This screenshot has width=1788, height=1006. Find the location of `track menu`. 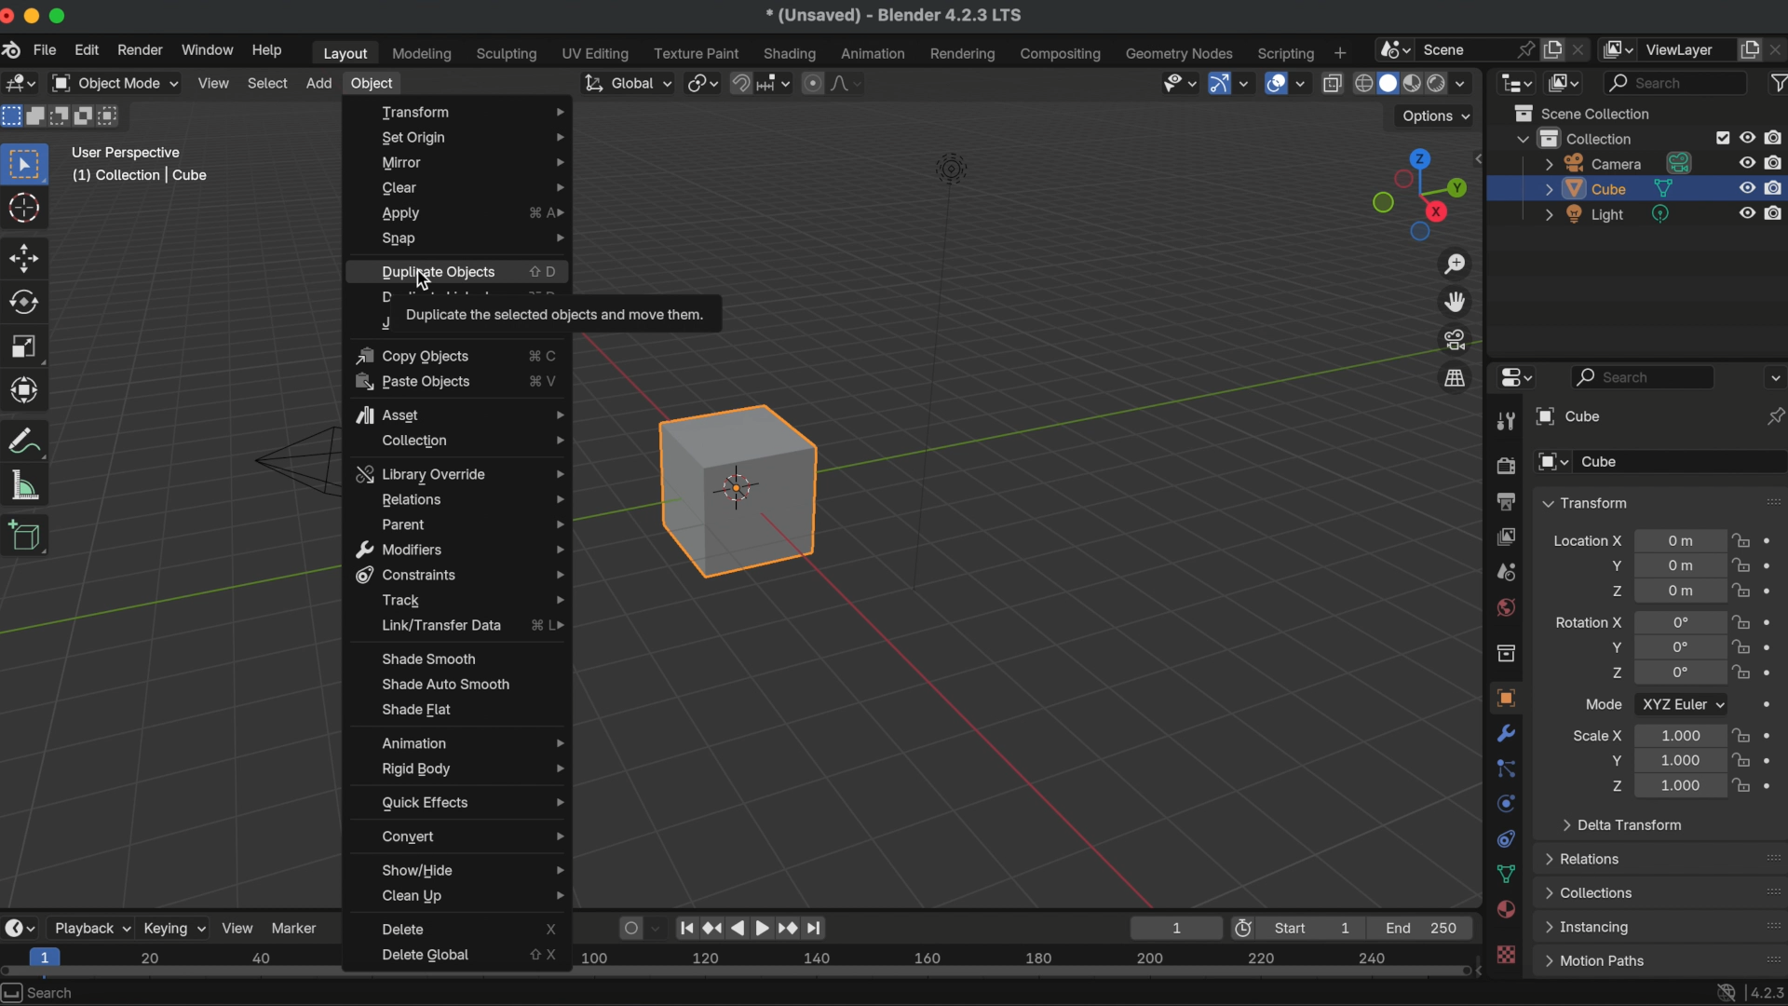

track menu is located at coordinates (468, 602).